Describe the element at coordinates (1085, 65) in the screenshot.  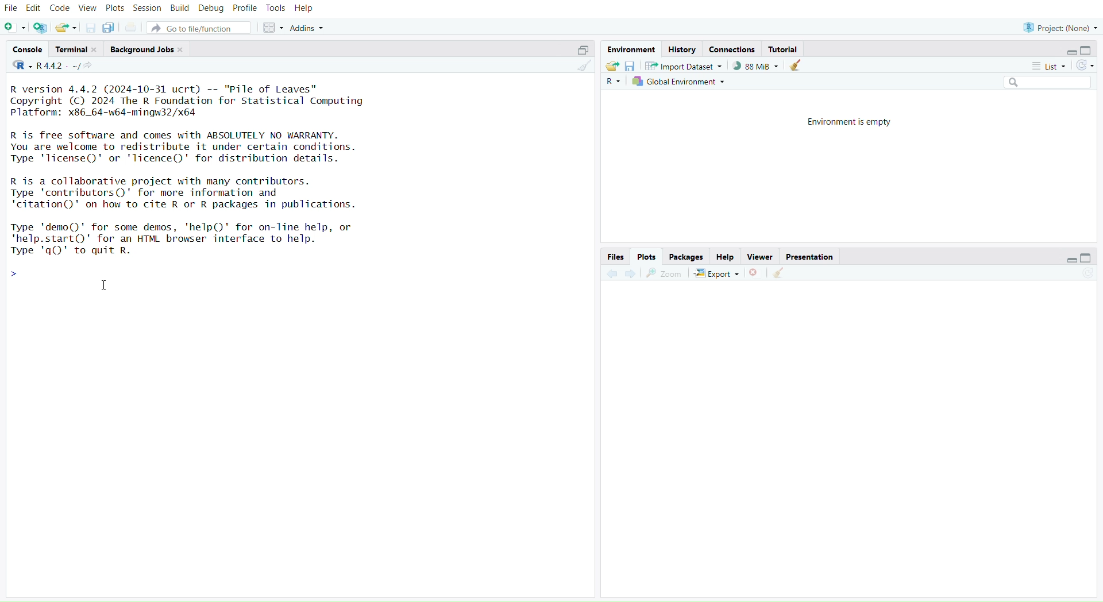
I see `refresh list` at that location.